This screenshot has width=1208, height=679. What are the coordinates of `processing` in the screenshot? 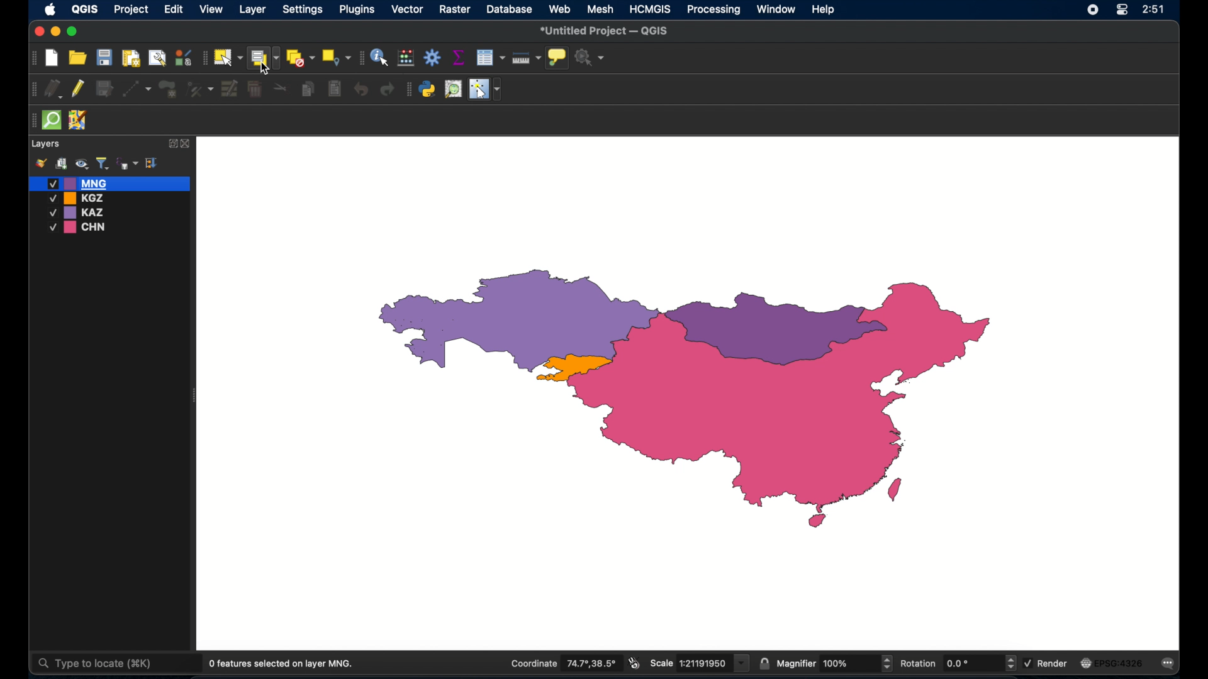 It's located at (714, 10).